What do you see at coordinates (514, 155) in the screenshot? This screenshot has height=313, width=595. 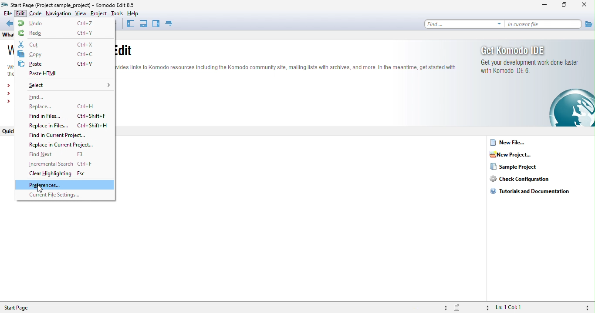 I see `new project` at bounding box center [514, 155].